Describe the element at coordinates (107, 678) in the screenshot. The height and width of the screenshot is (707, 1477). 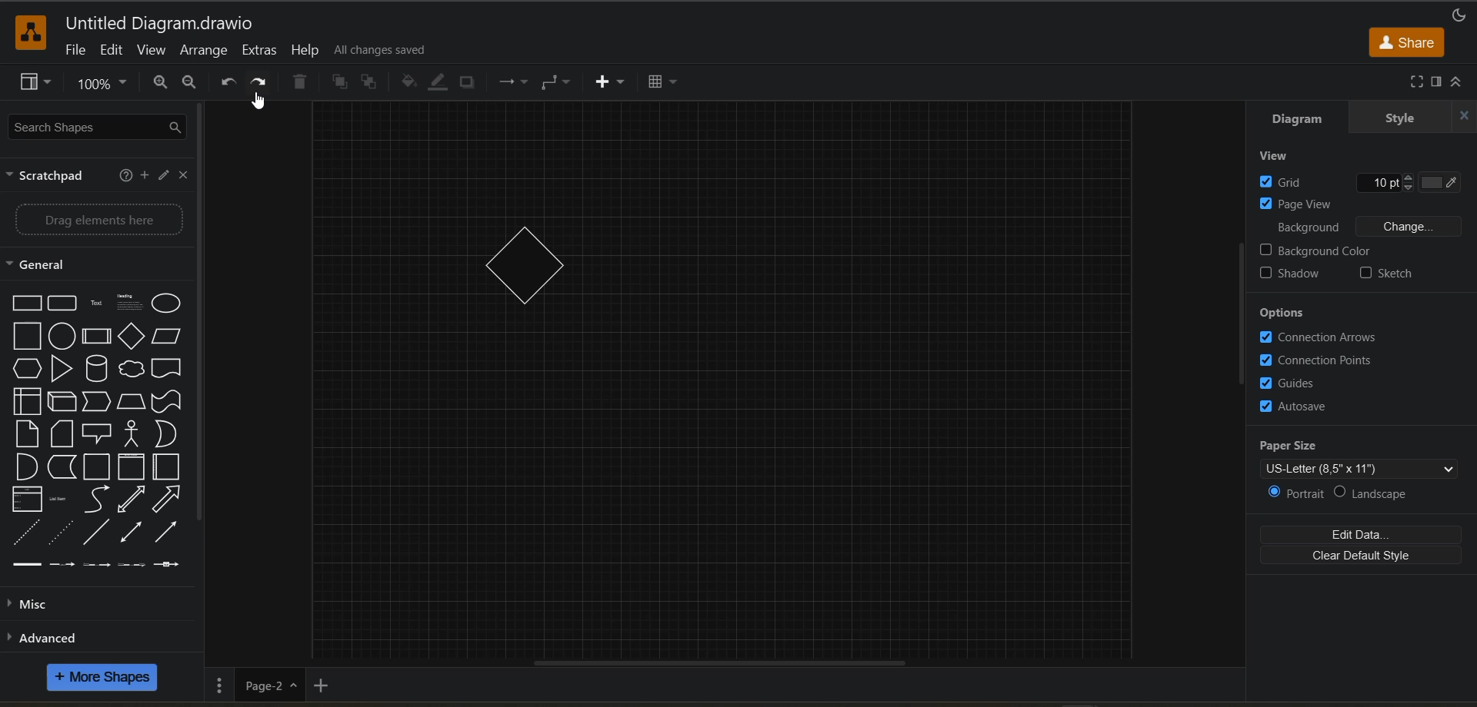
I see `more shapes` at that location.